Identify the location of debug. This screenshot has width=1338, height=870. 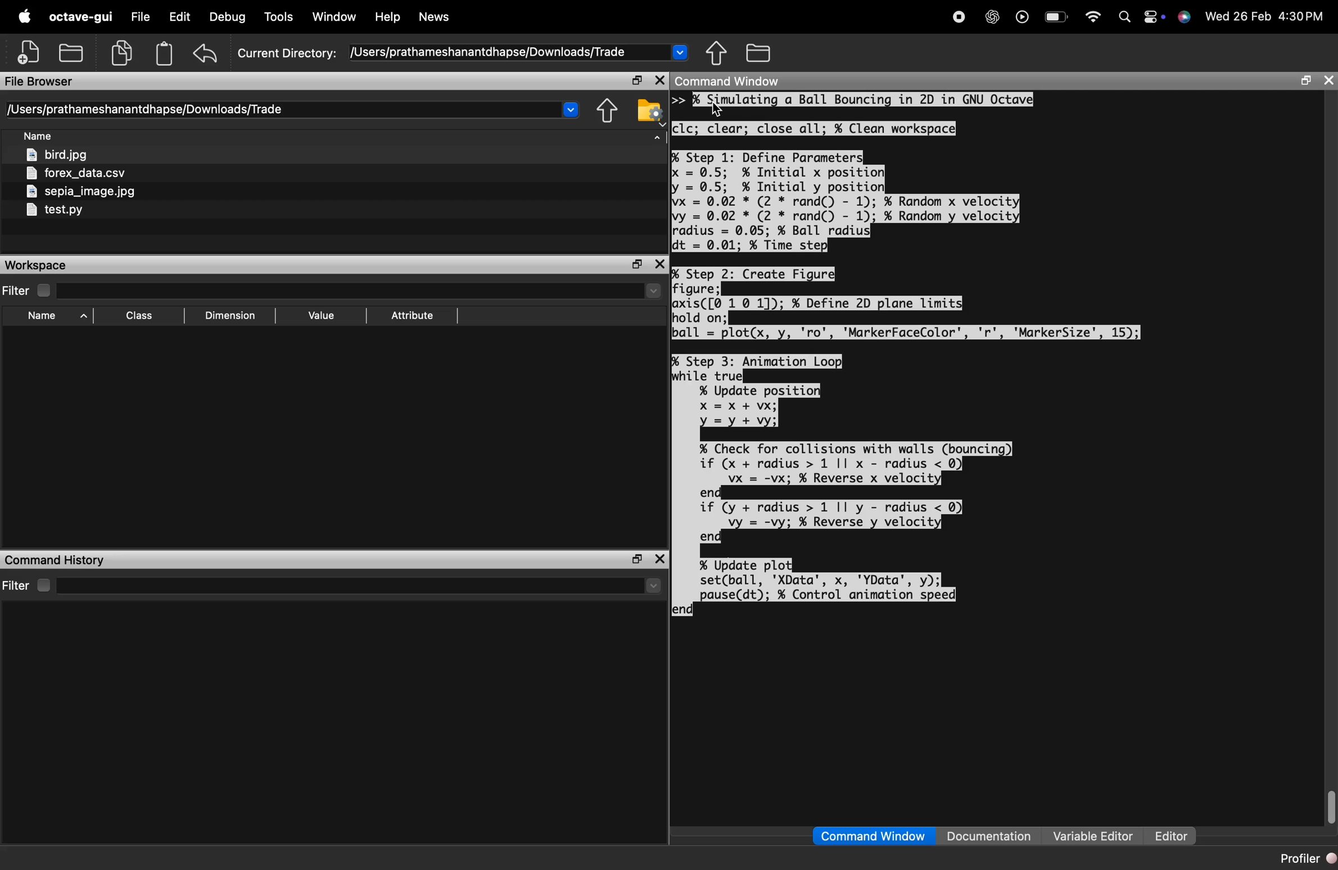
(229, 17).